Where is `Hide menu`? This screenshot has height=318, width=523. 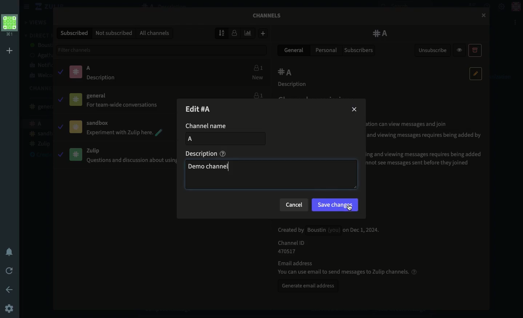 Hide menu is located at coordinates (25, 7).